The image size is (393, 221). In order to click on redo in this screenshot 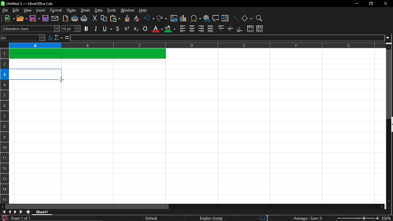, I will do `click(162, 19)`.